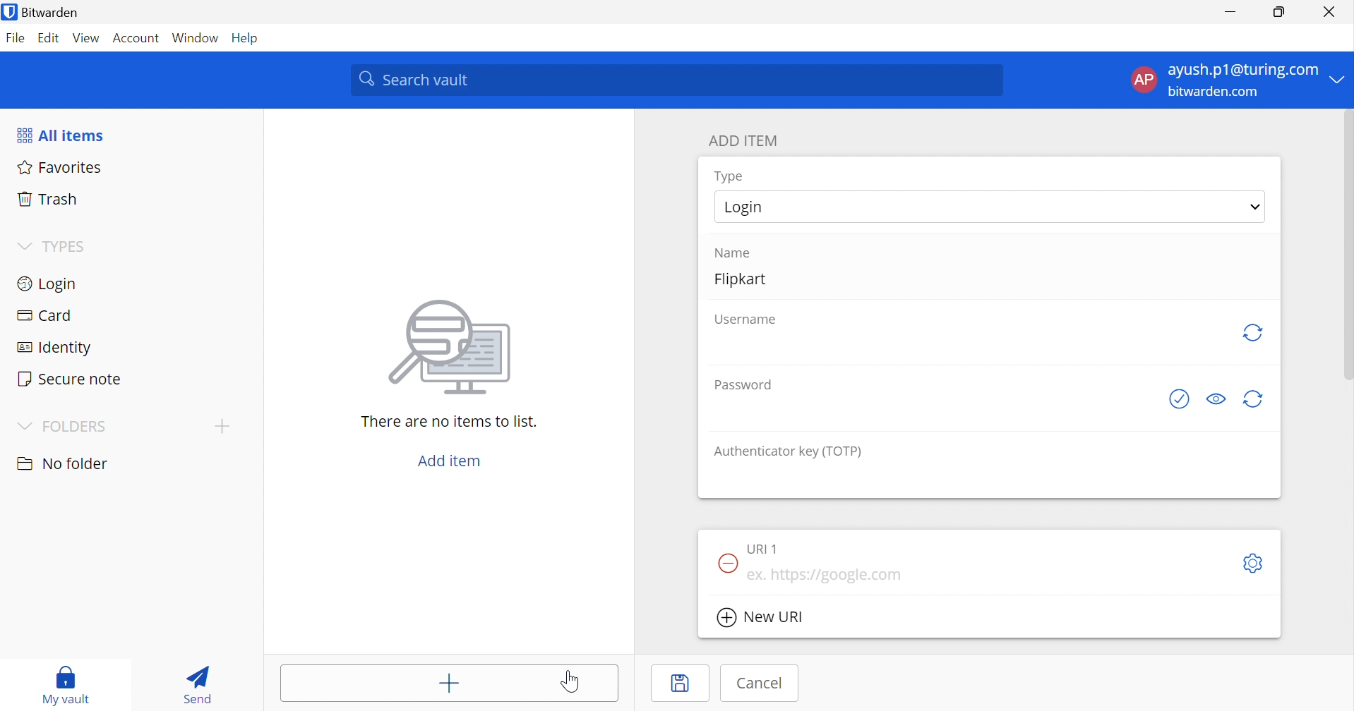  I want to click on Name, so click(733, 253).